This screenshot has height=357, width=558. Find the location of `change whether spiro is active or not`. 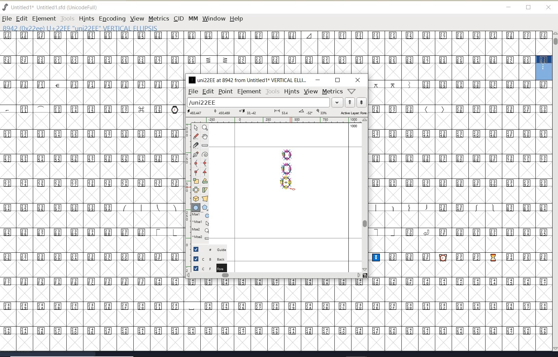

change whether spiro is active or not is located at coordinates (205, 155).